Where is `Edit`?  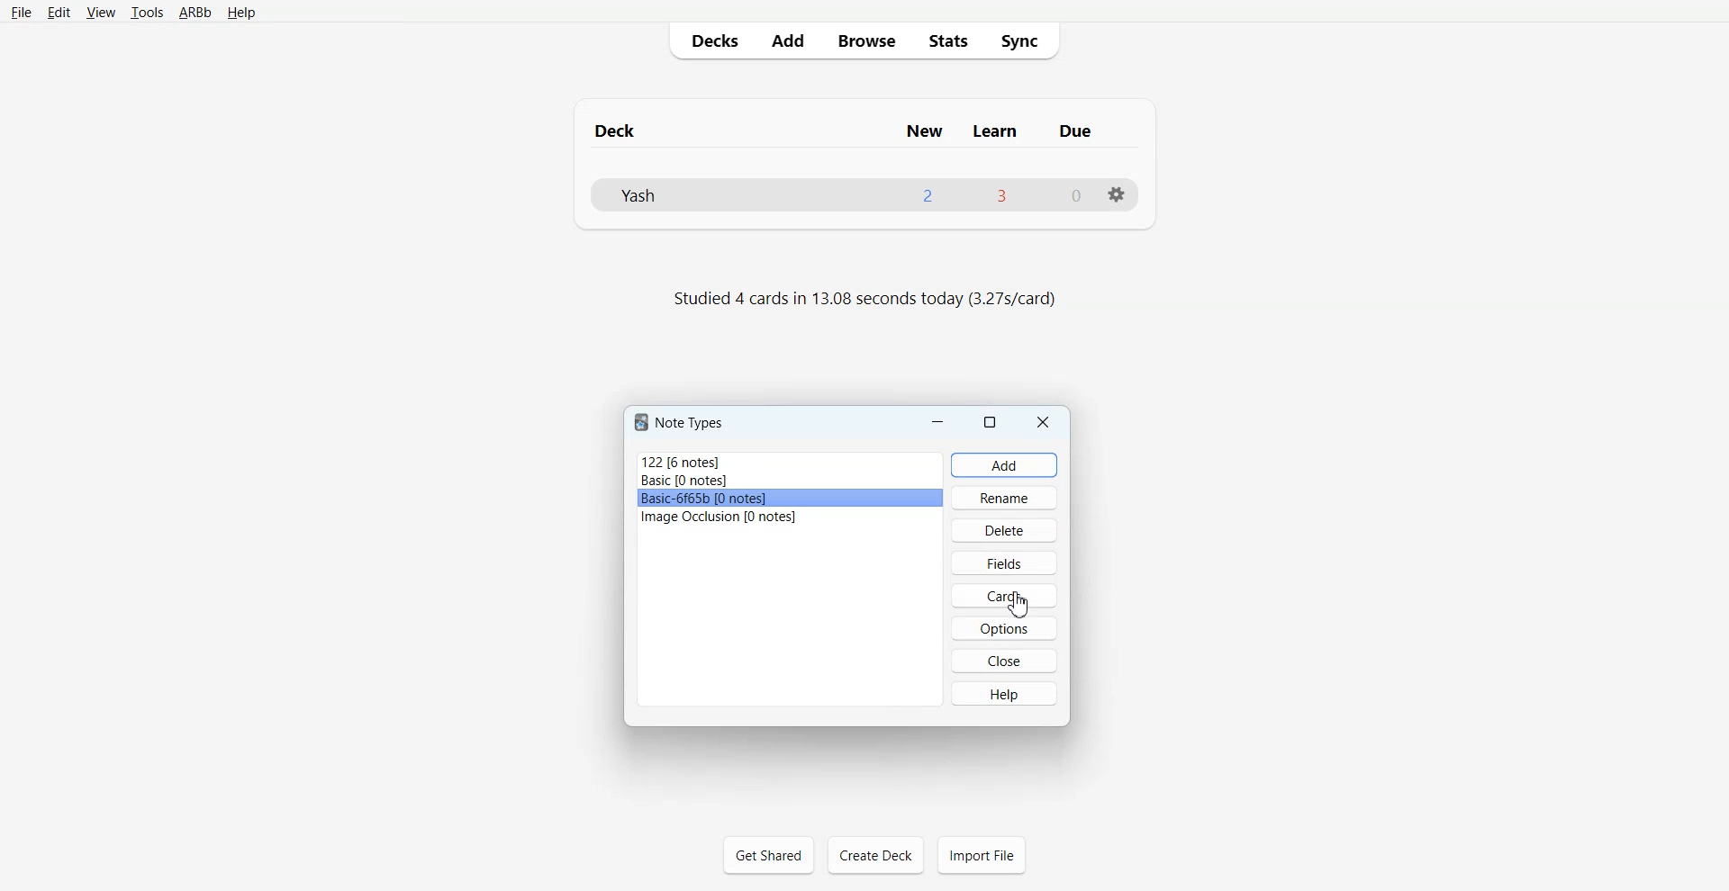
Edit is located at coordinates (58, 12).